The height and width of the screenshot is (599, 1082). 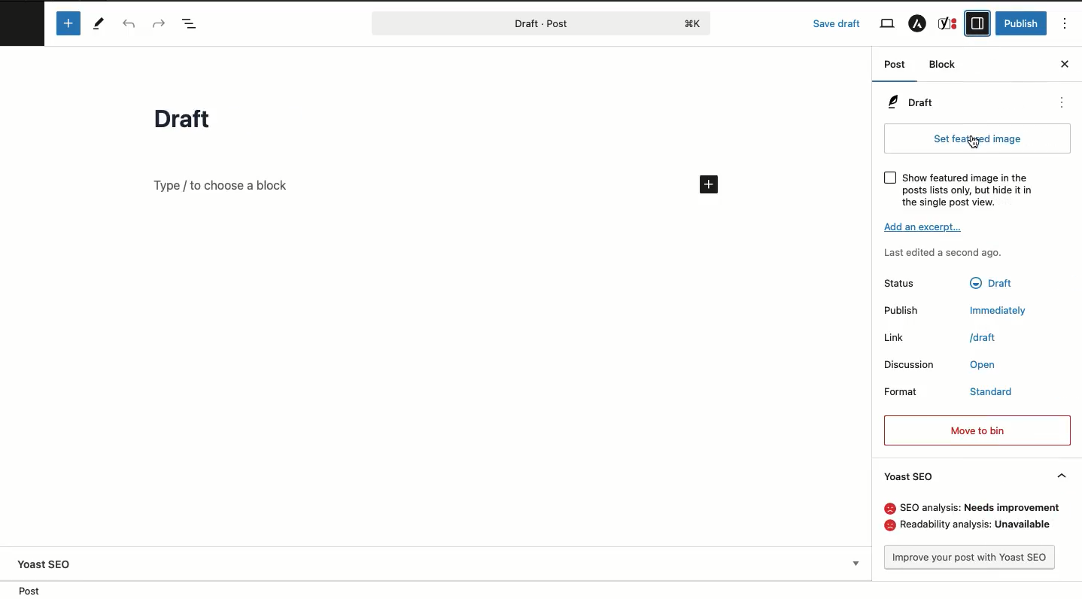 I want to click on Post, so click(x=509, y=23).